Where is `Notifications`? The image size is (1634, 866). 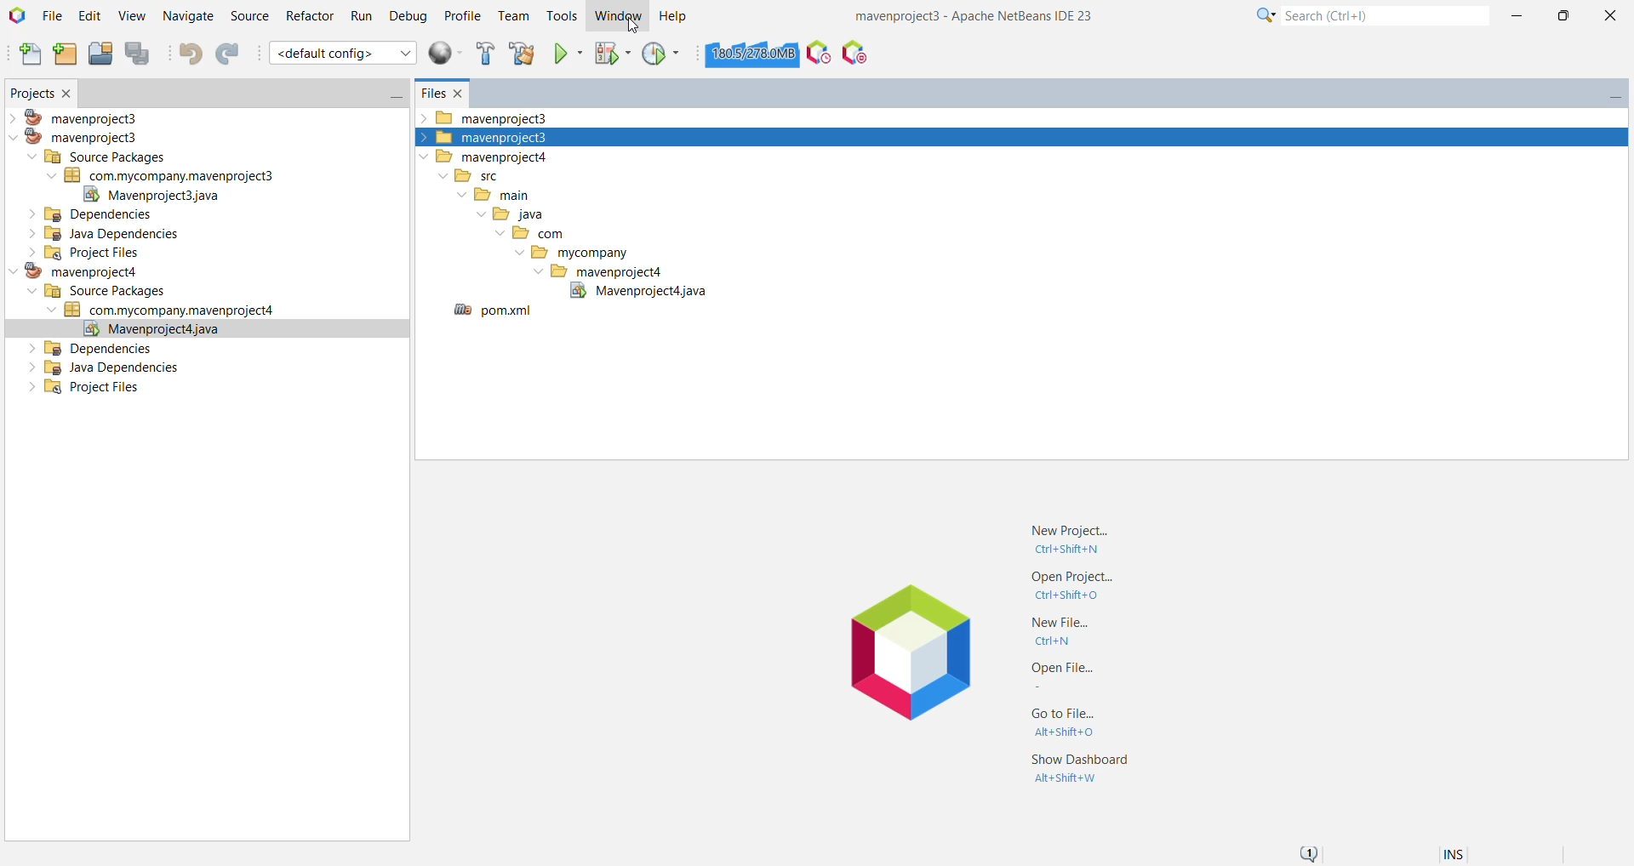
Notifications is located at coordinates (1312, 851).